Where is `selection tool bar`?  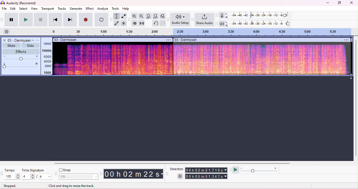
selection tool bar is located at coordinates (167, 173).